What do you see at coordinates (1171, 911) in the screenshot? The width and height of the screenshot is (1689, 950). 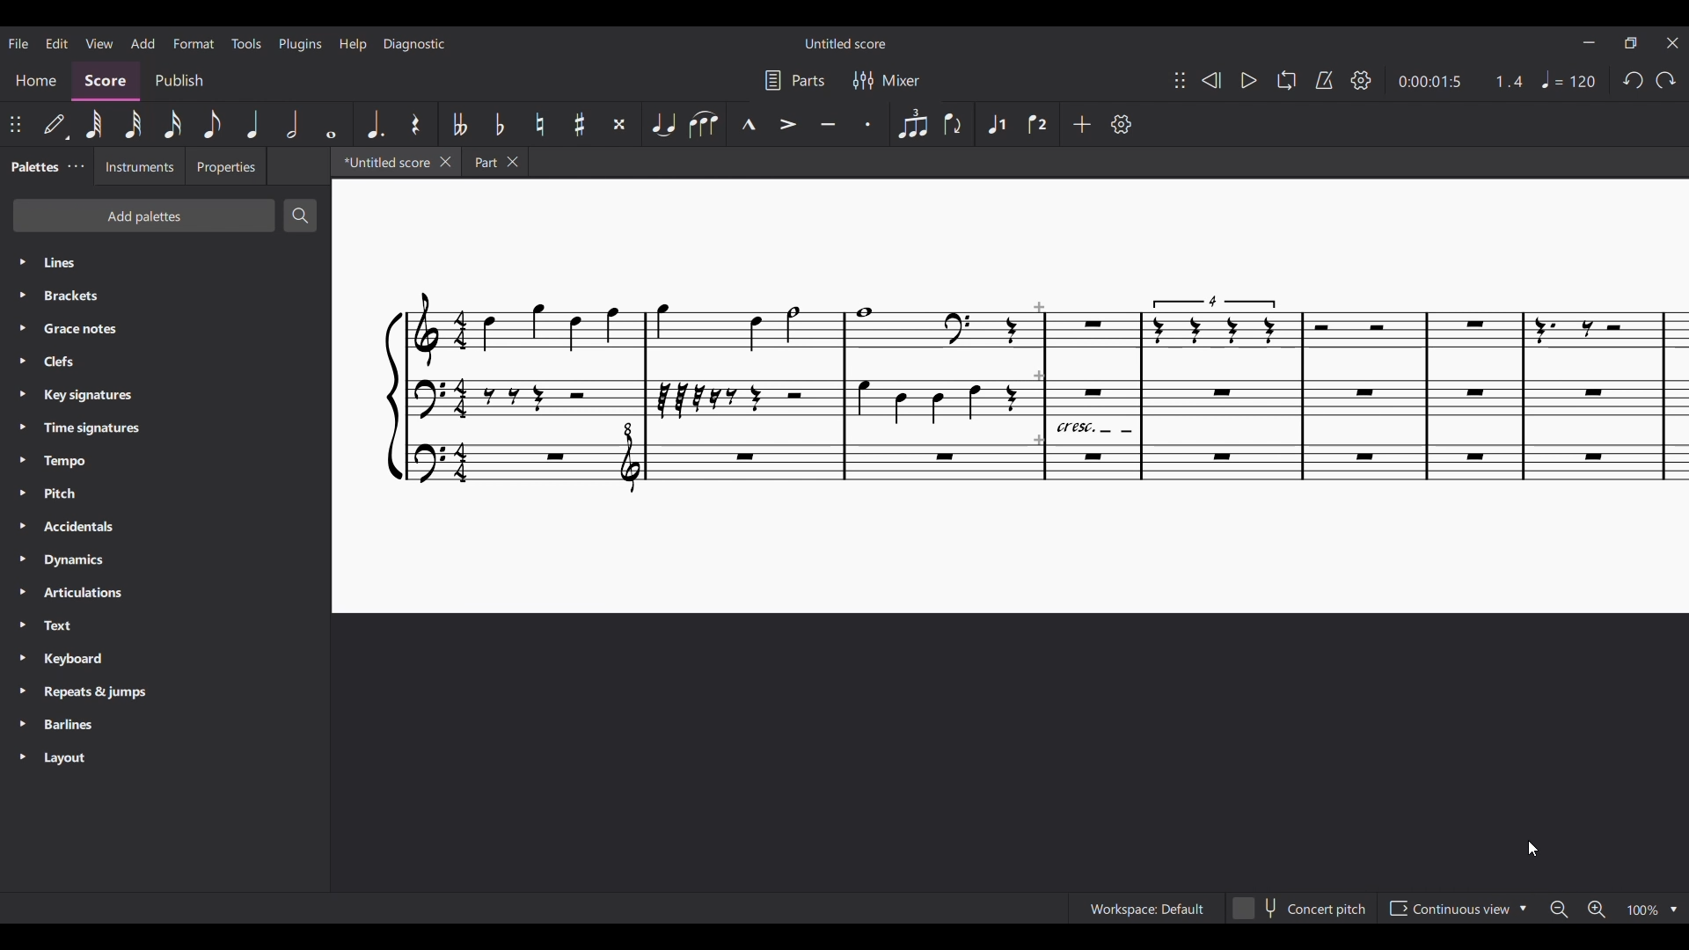 I see `Current workspace setting` at bounding box center [1171, 911].